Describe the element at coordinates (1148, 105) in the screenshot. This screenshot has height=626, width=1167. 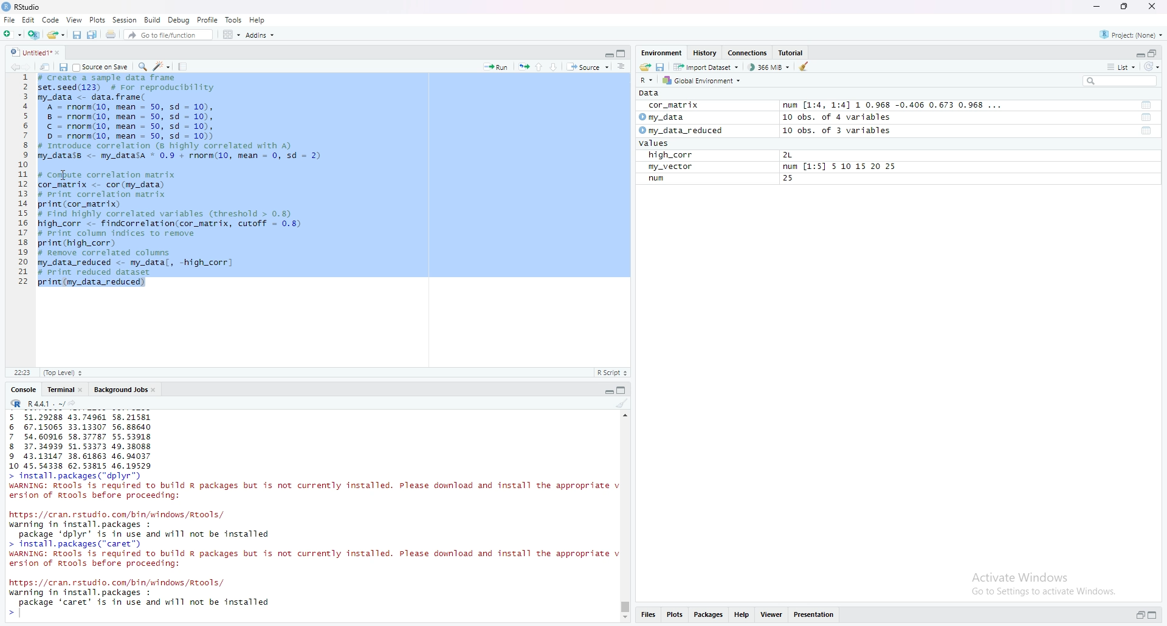
I see `tool` at that location.